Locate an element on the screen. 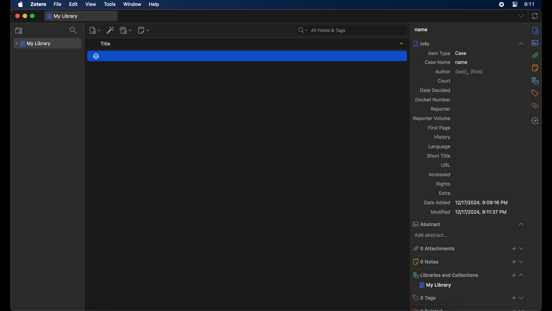  new item is located at coordinates (95, 31).